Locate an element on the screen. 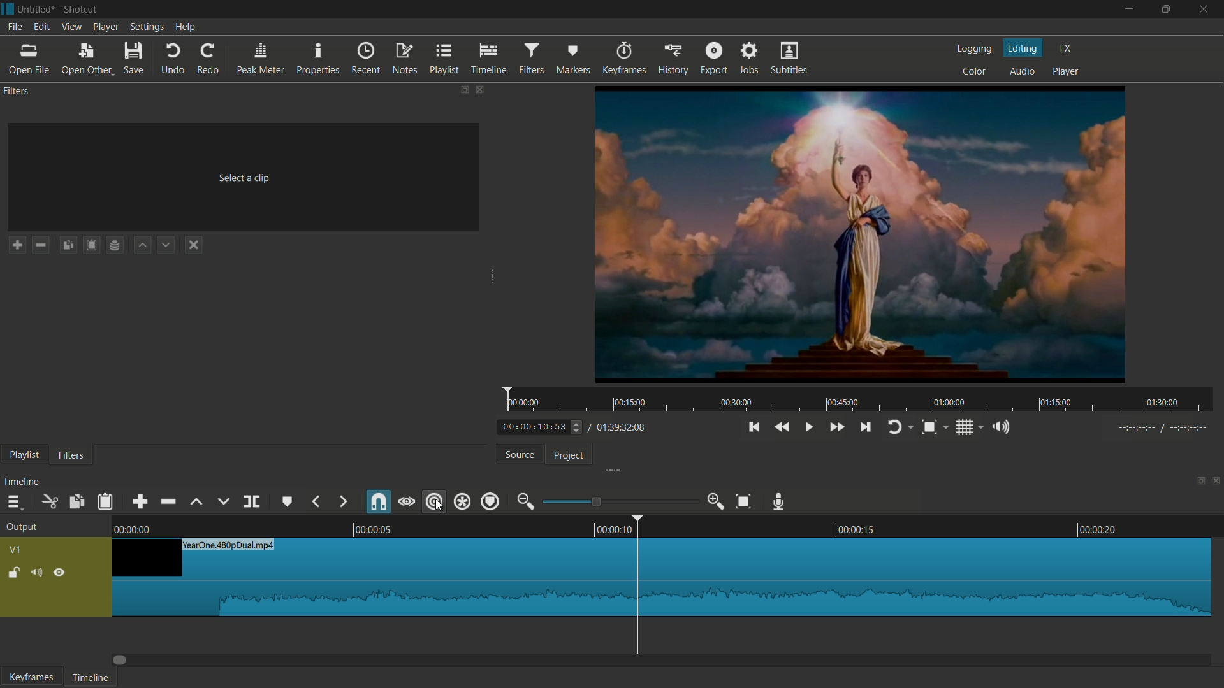 Image resolution: width=1224 pixels, height=688 pixels. skip to the next point is located at coordinates (865, 427).